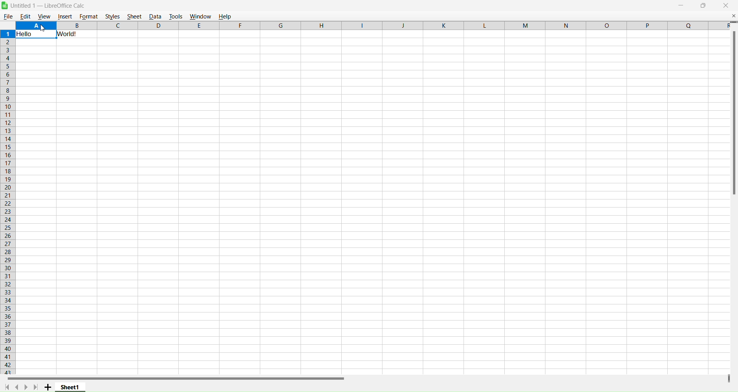 Image resolution: width=738 pixels, height=392 pixels. What do you see at coordinates (173, 379) in the screenshot?
I see `Horizontal Scroll bar` at bounding box center [173, 379].